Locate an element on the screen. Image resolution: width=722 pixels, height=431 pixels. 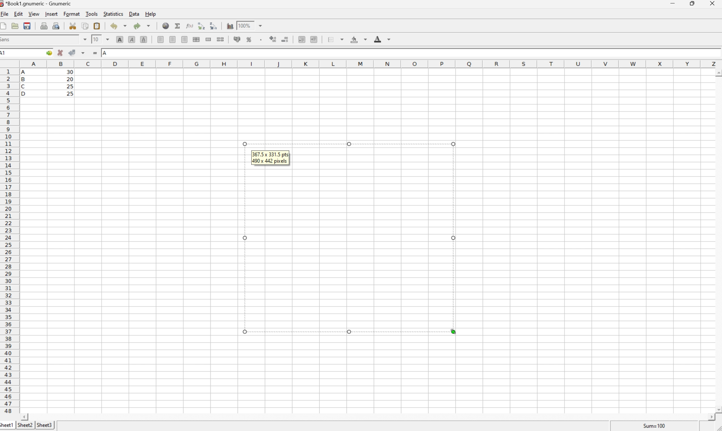
Edit function in current cell is located at coordinates (190, 25).